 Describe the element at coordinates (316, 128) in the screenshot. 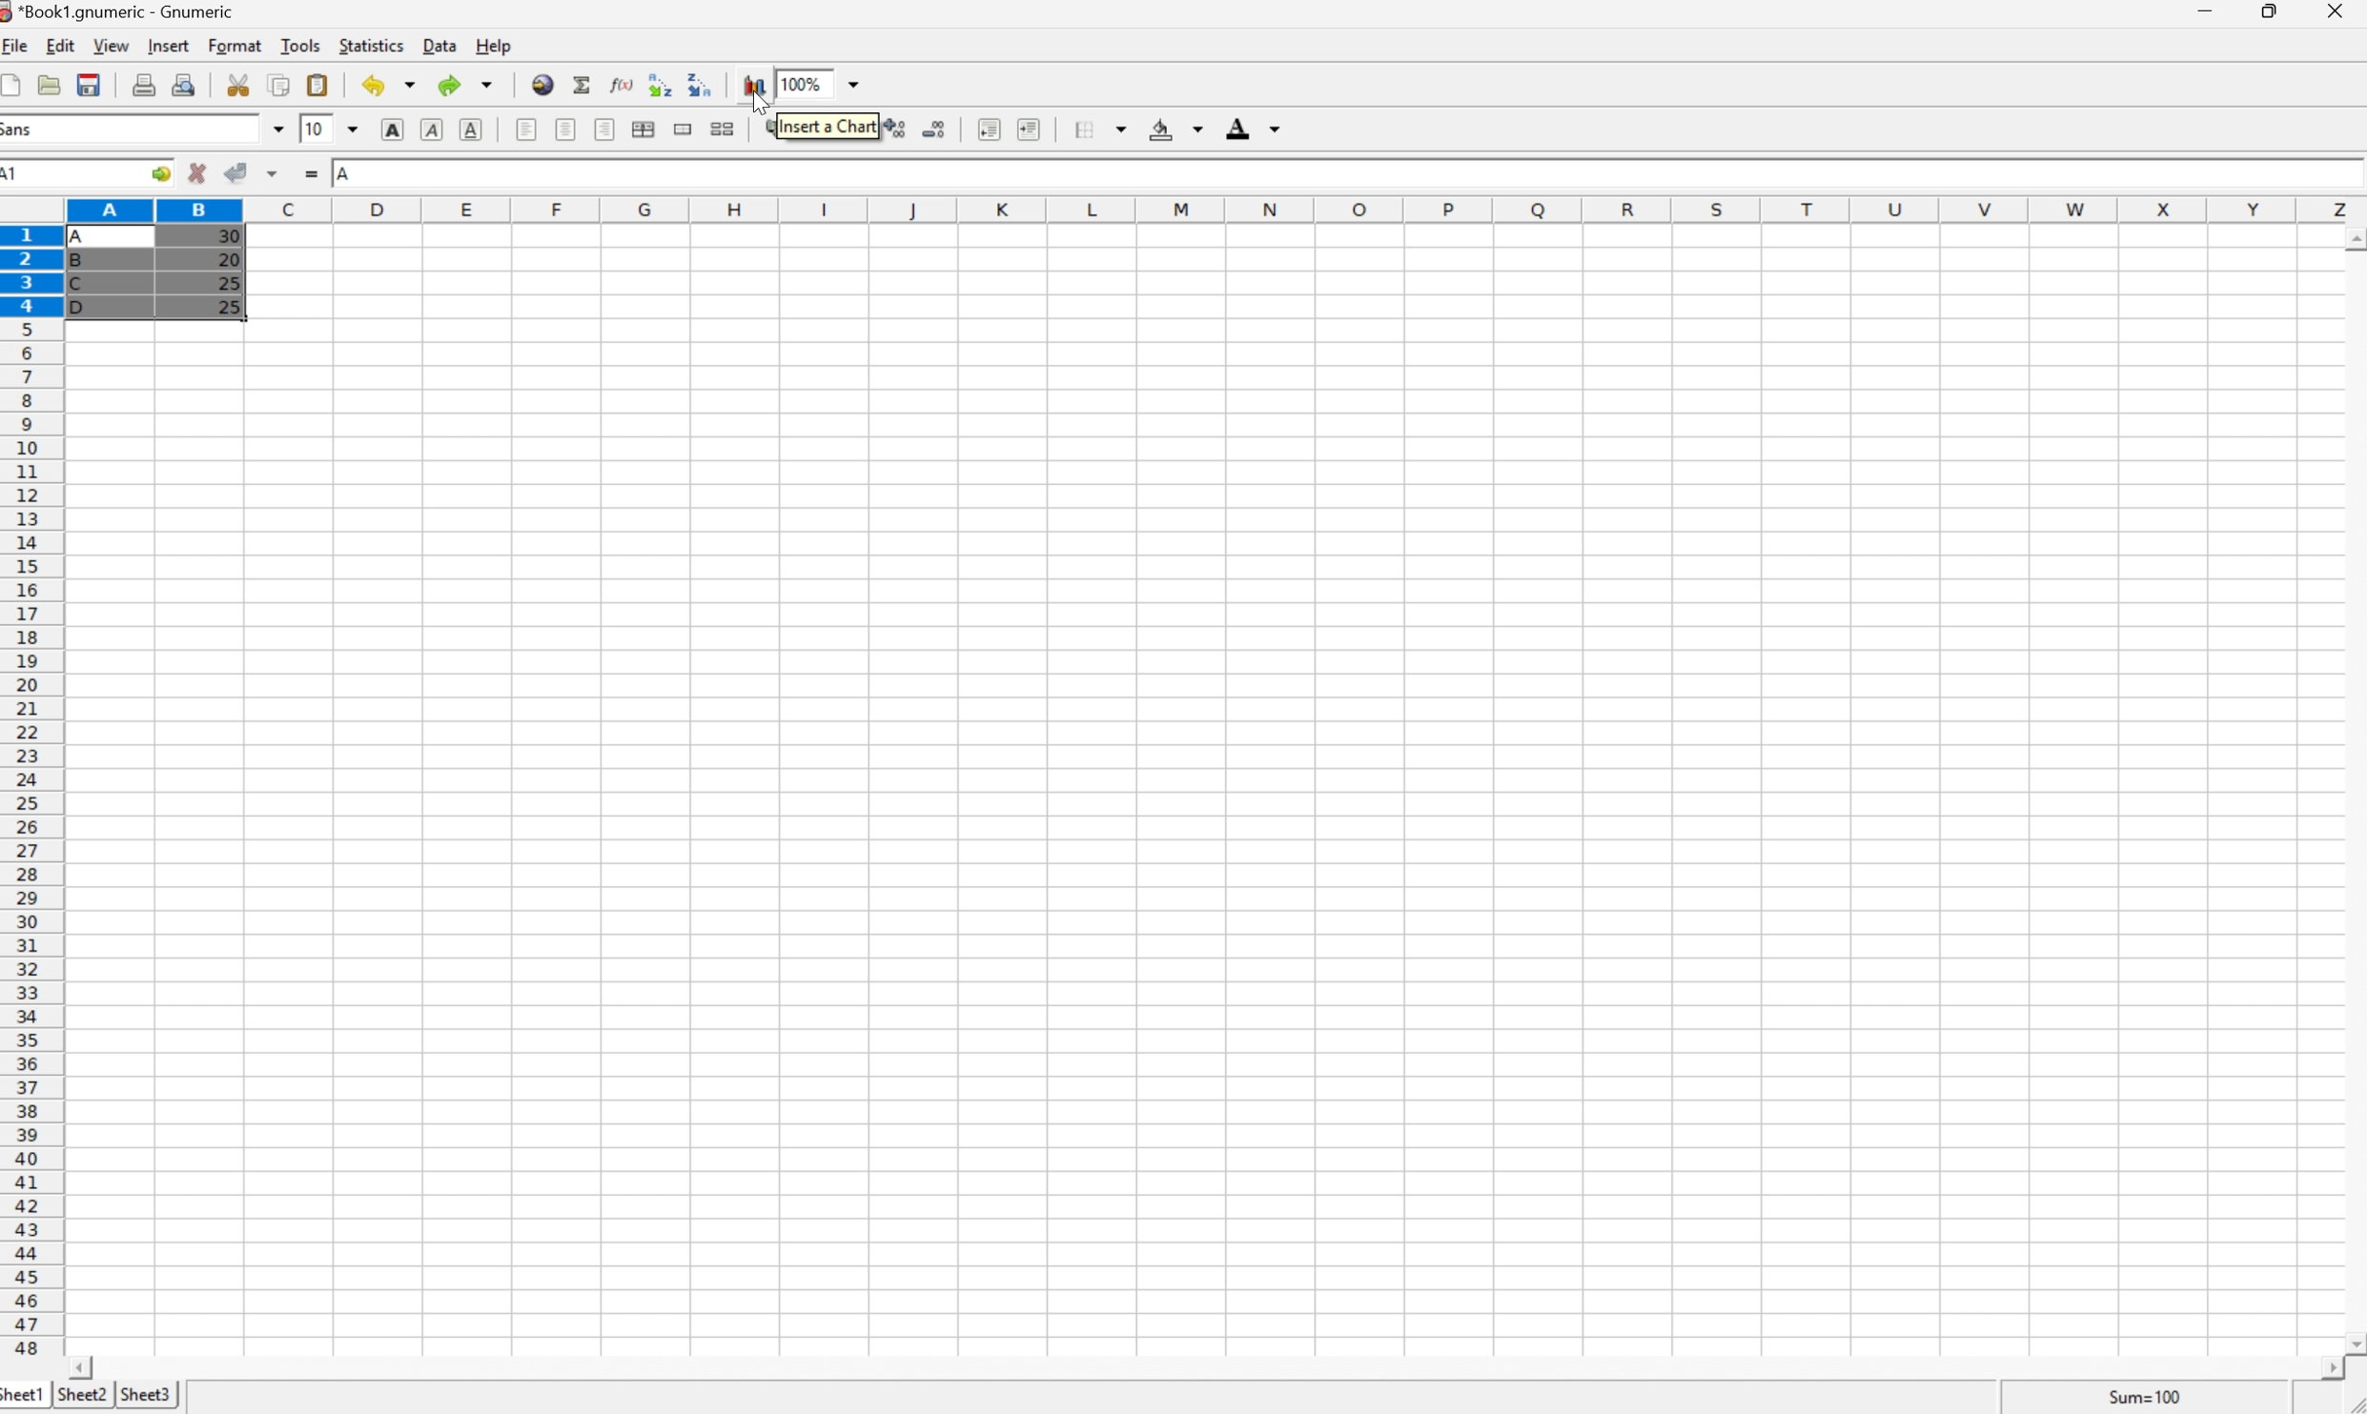

I see `10` at that location.